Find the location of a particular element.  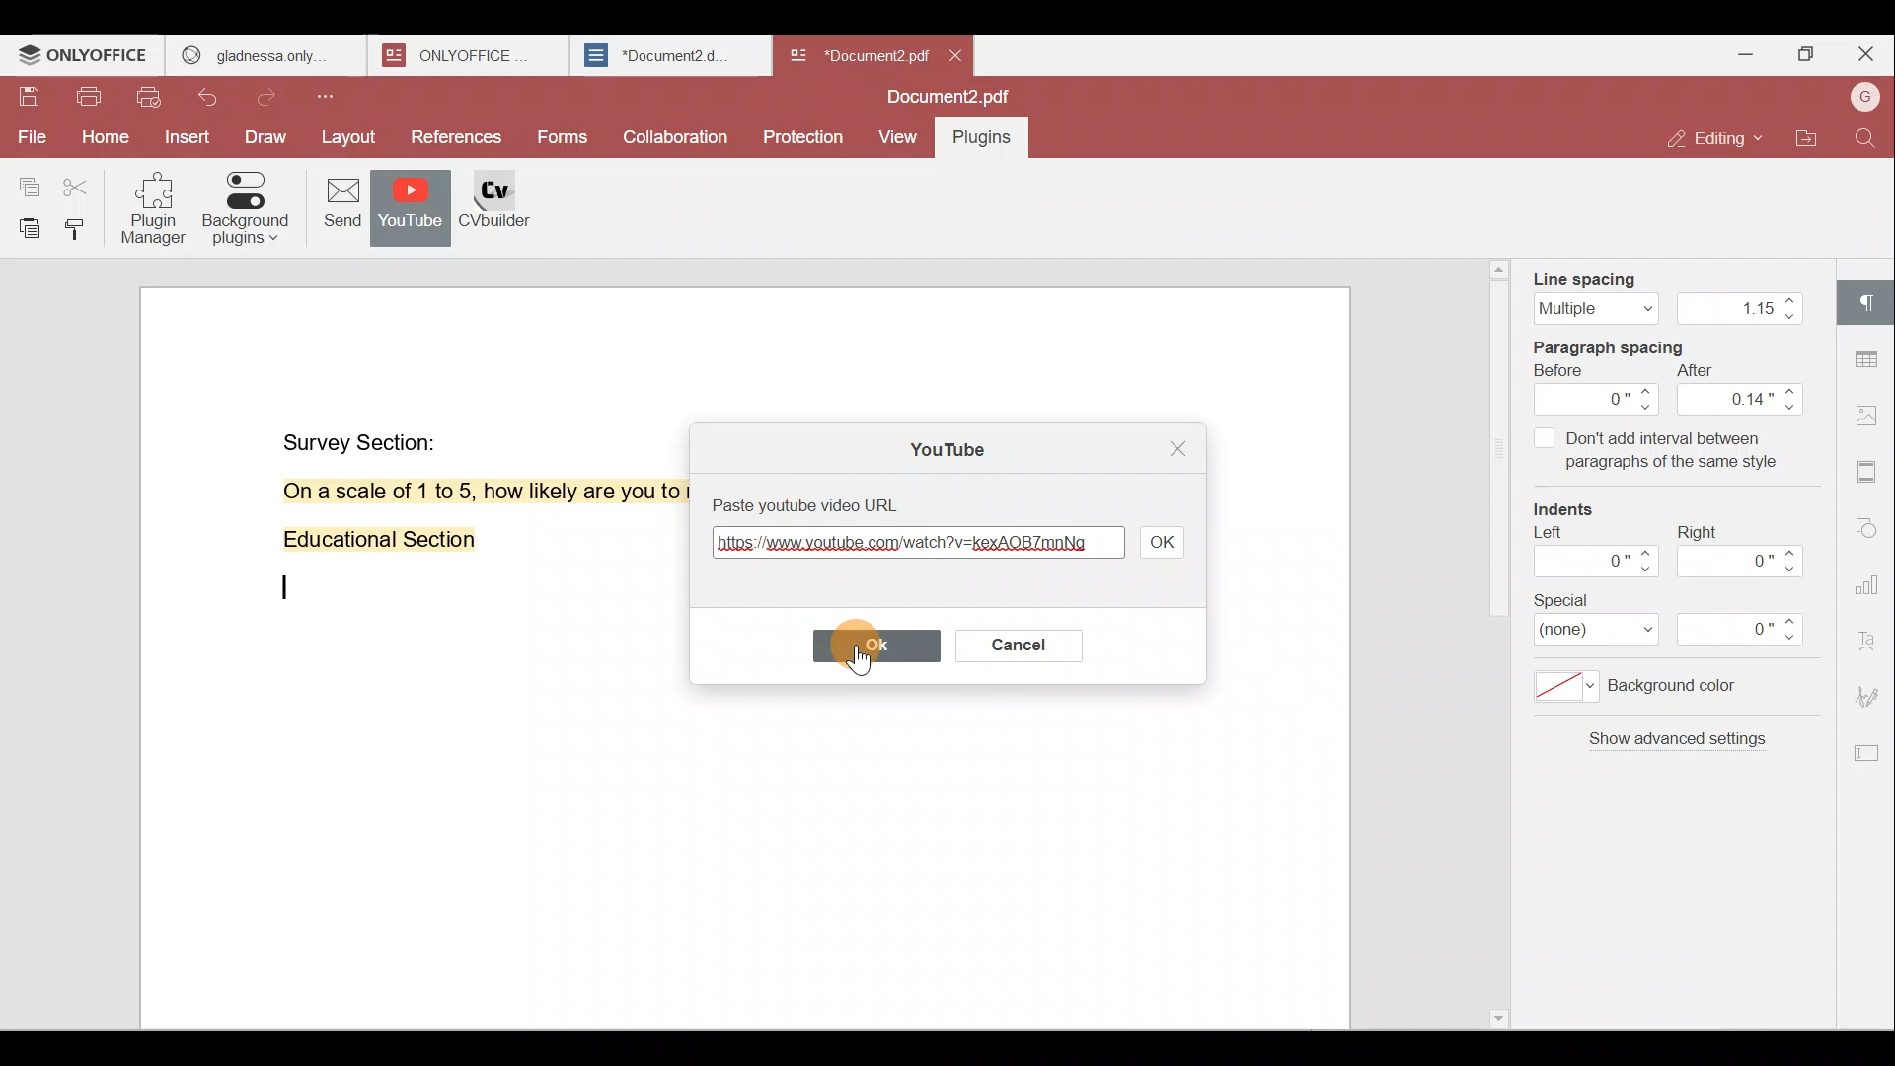

File is located at coordinates (30, 137).